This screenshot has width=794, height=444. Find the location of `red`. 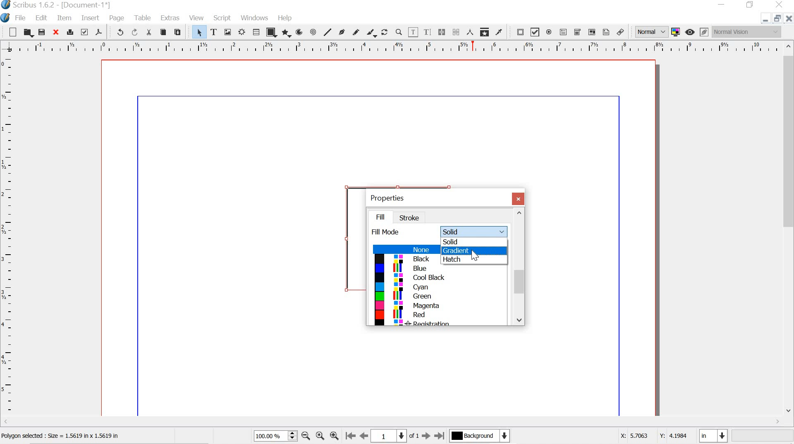

red is located at coordinates (437, 315).